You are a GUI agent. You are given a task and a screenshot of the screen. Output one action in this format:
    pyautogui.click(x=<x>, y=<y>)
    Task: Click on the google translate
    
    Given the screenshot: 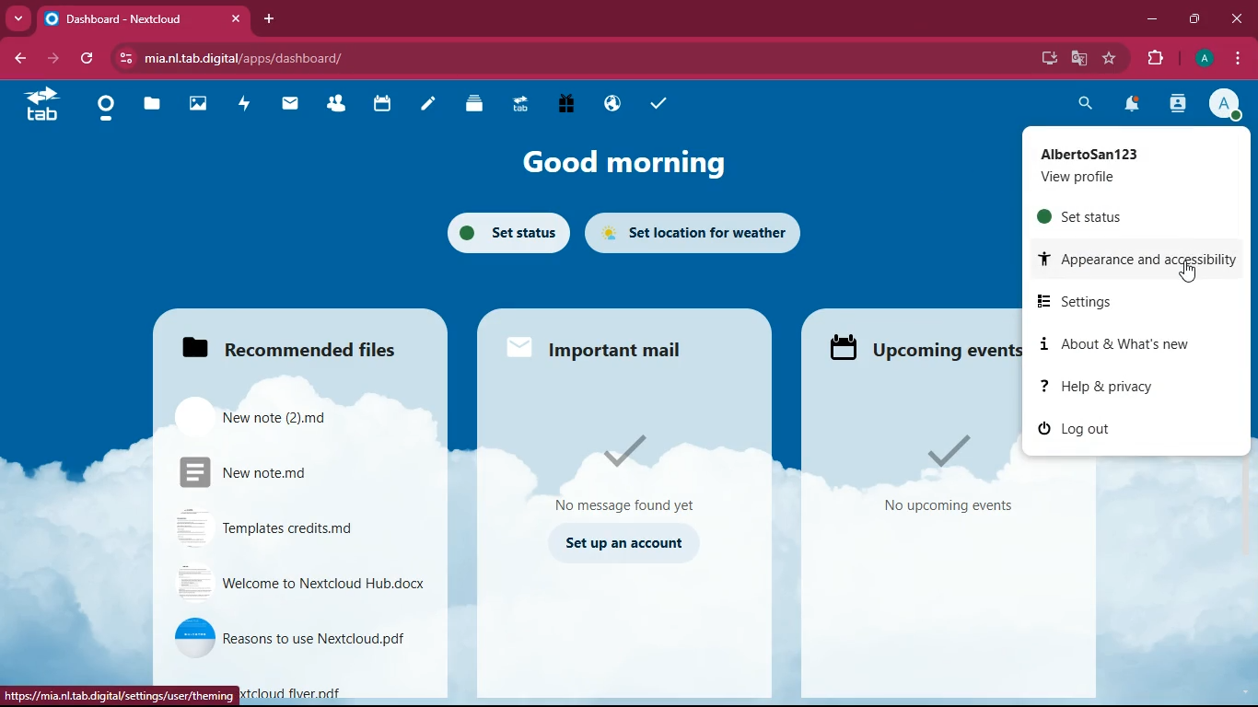 What is the action you would take?
    pyautogui.click(x=1077, y=59)
    